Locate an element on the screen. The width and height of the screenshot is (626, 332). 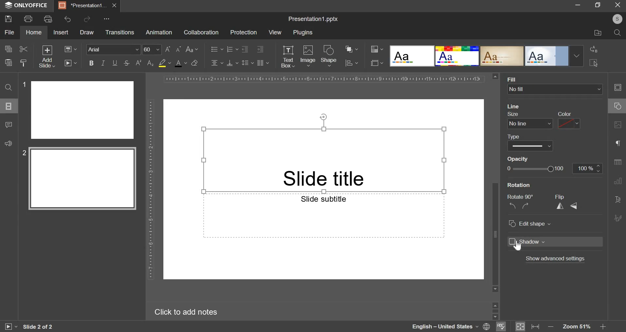
collaboration is located at coordinates (201, 32).